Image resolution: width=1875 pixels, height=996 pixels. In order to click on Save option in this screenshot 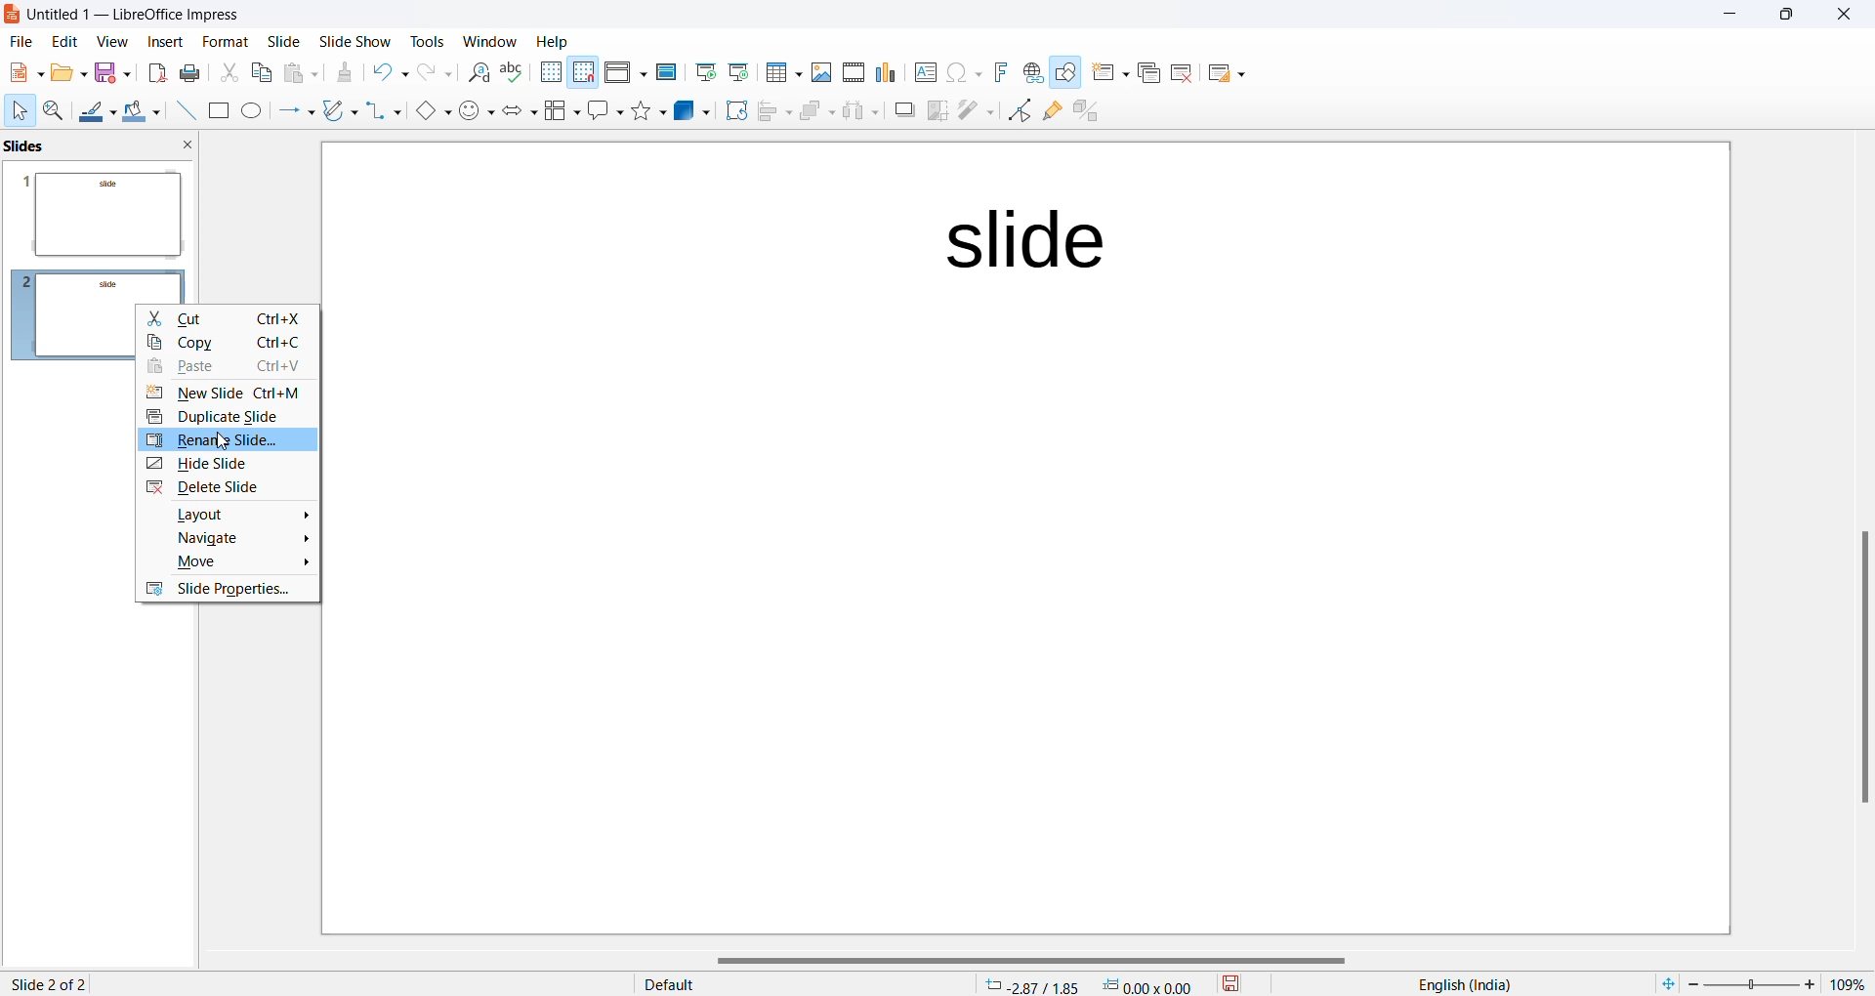, I will do `click(112, 73)`.